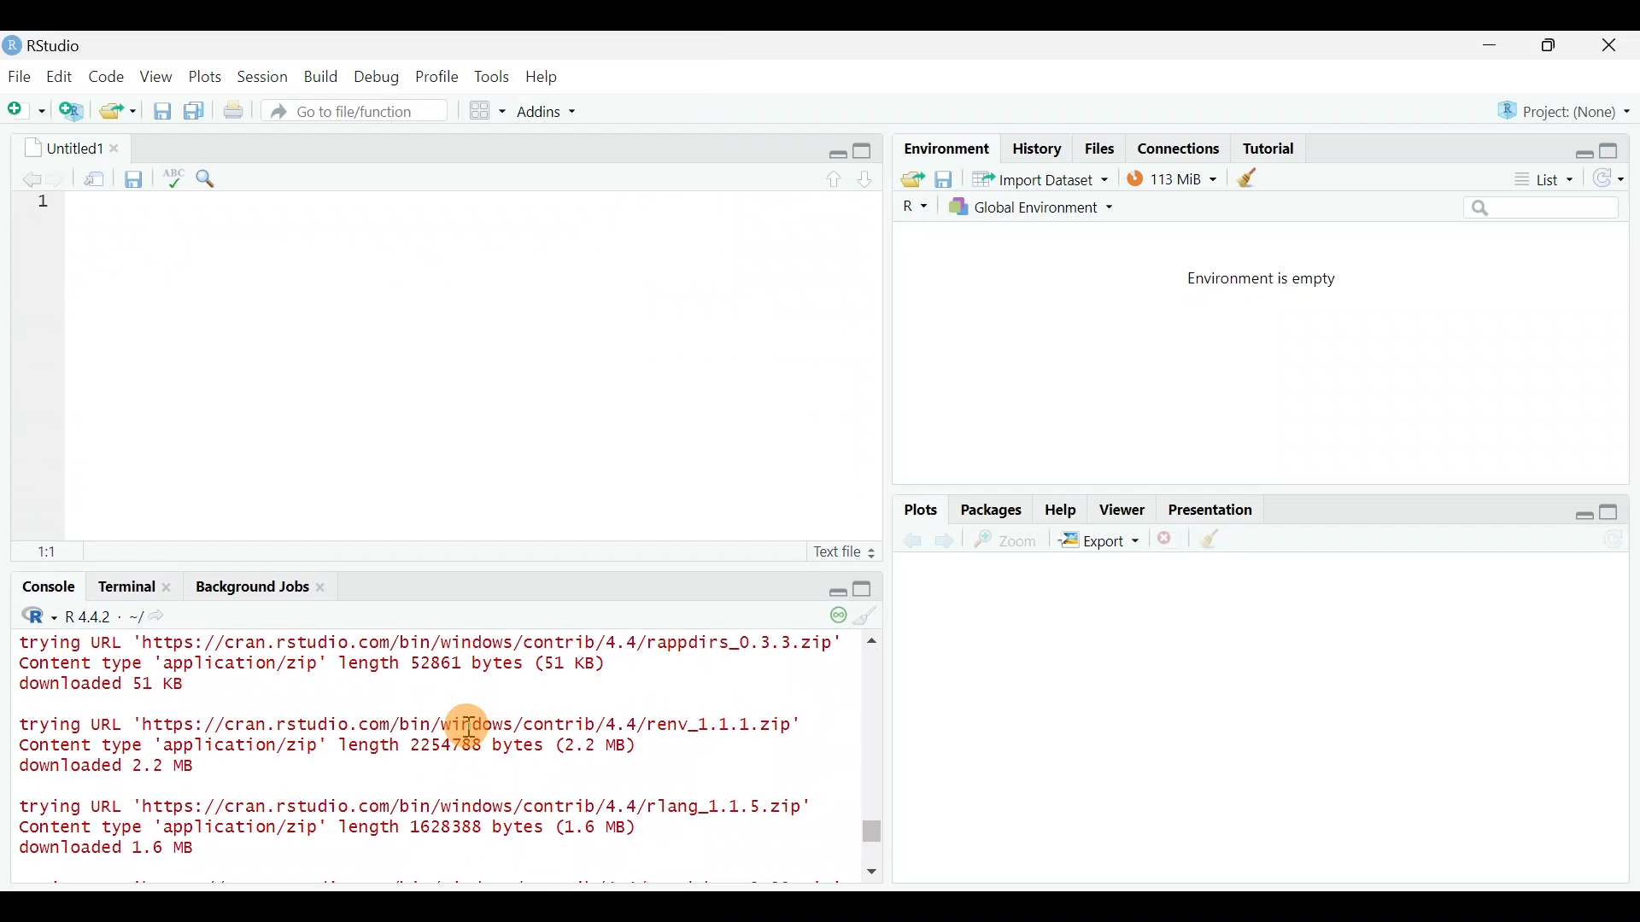 This screenshot has height=922, width=1640. What do you see at coordinates (827, 616) in the screenshot?
I see `Session suspend timeout paused` at bounding box center [827, 616].